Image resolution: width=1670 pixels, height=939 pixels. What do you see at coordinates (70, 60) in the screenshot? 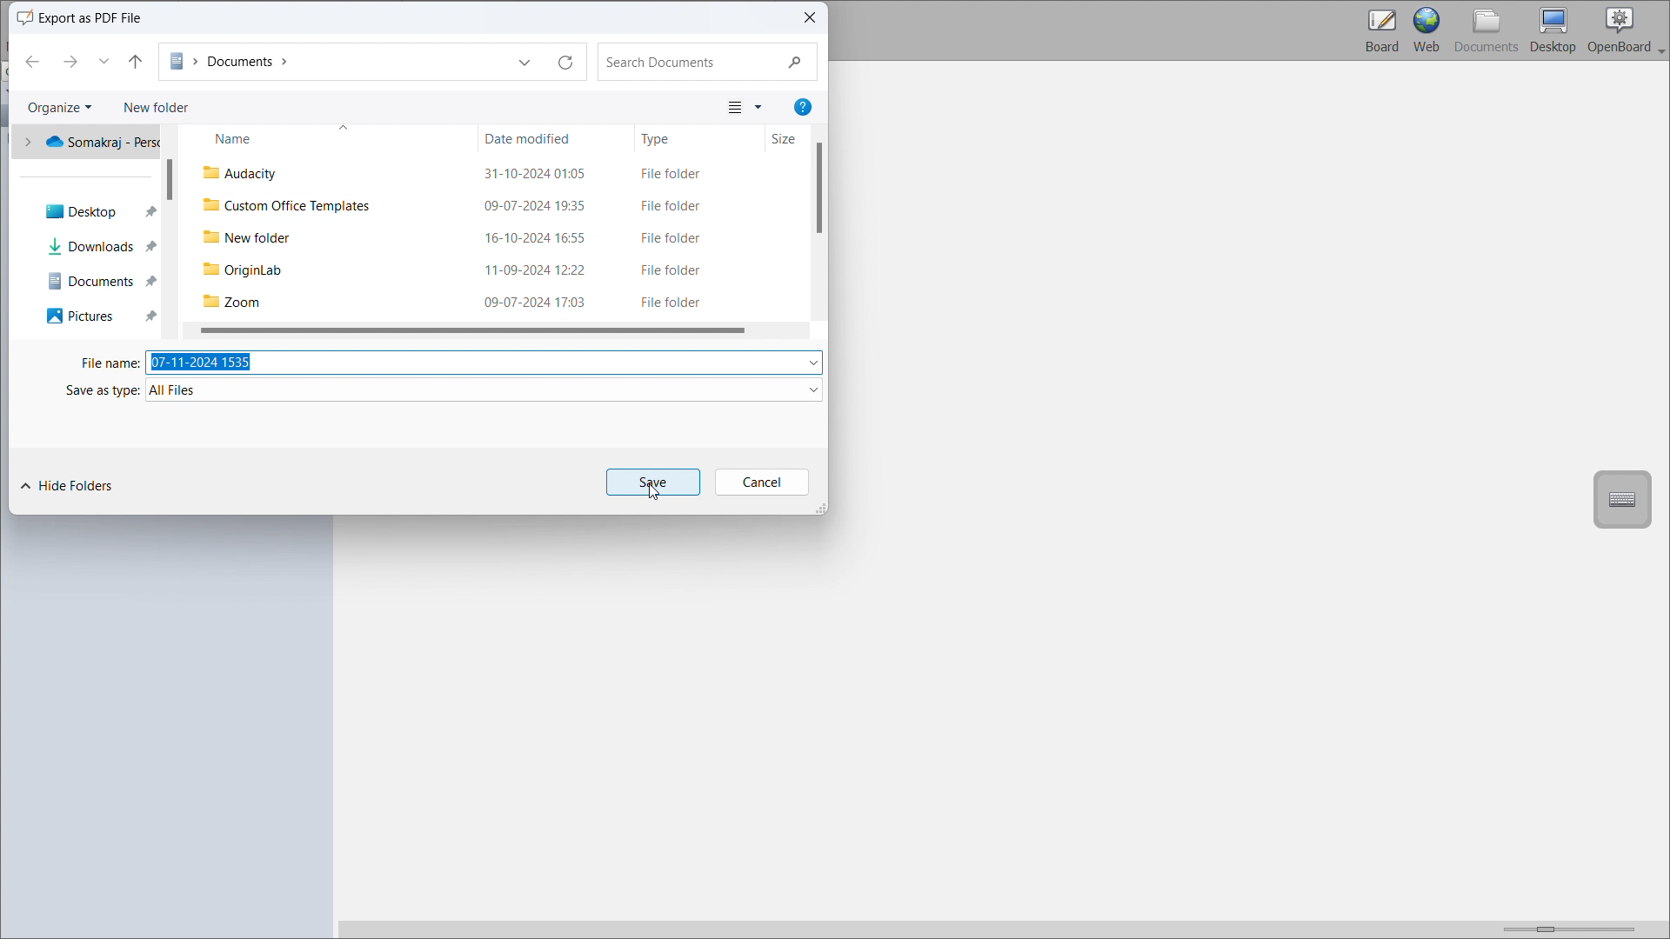
I see `next folder` at bounding box center [70, 60].